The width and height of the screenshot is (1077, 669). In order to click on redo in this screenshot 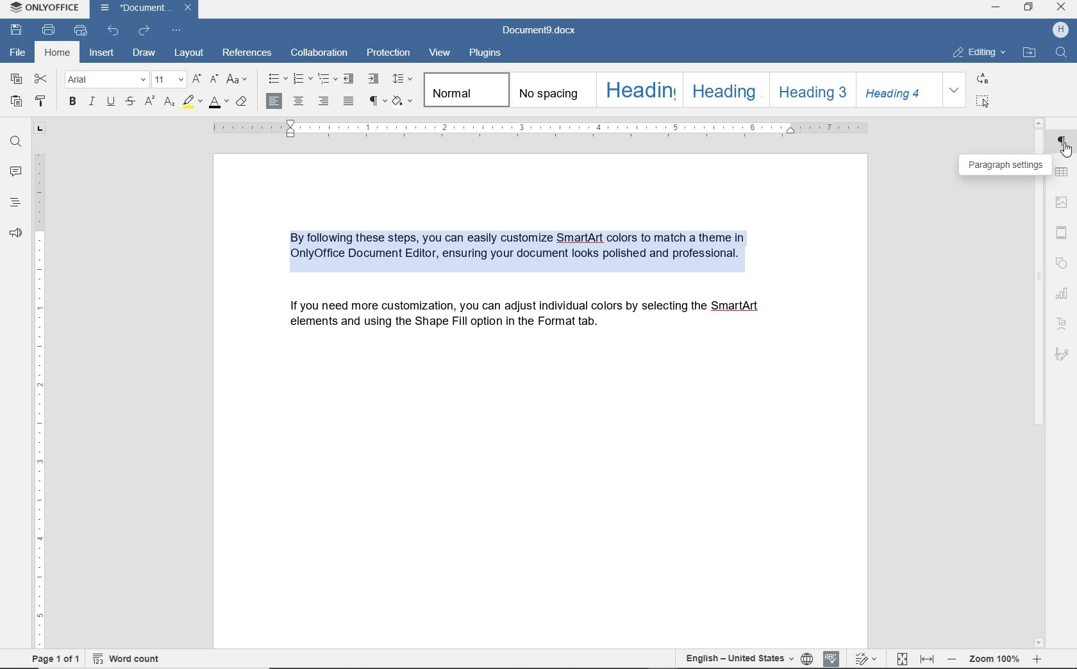, I will do `click(145, 31)`.